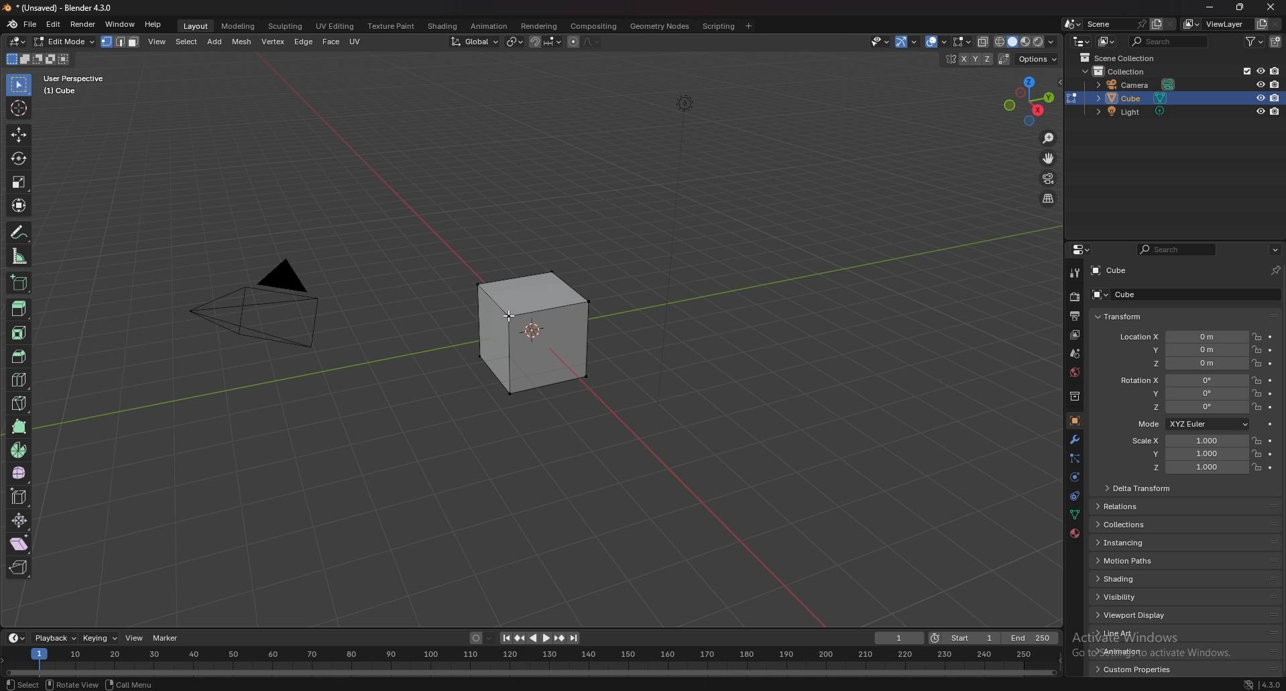 The image size is (1286, 691). I want to click on animate property, so click(1271, 394).